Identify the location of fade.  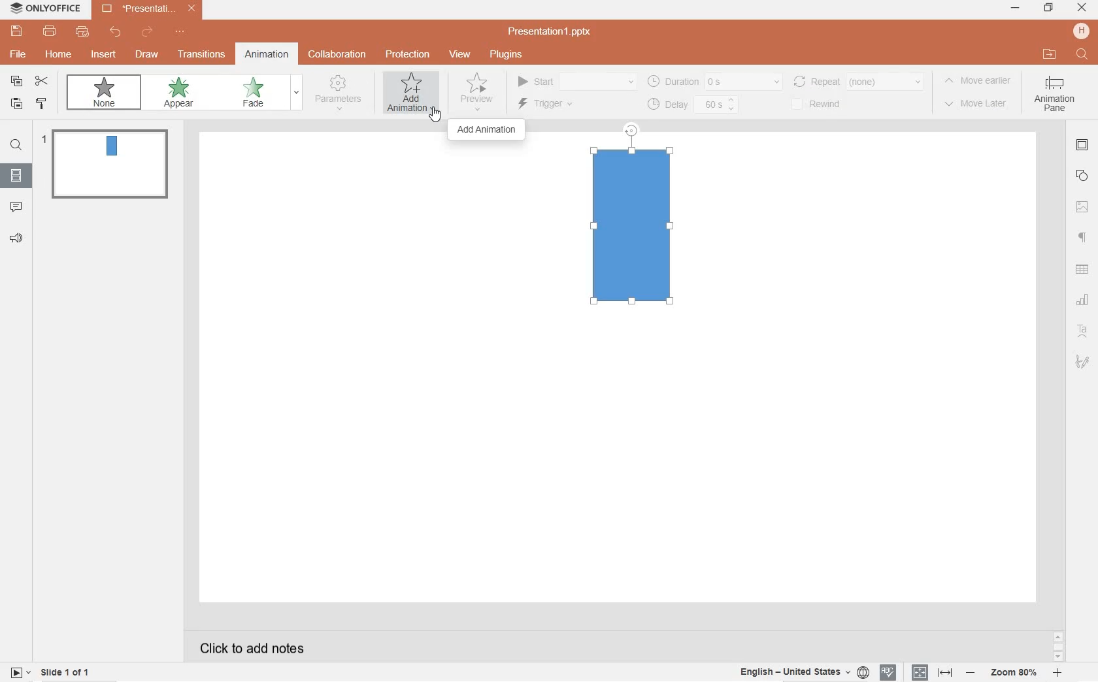
(257, 93).